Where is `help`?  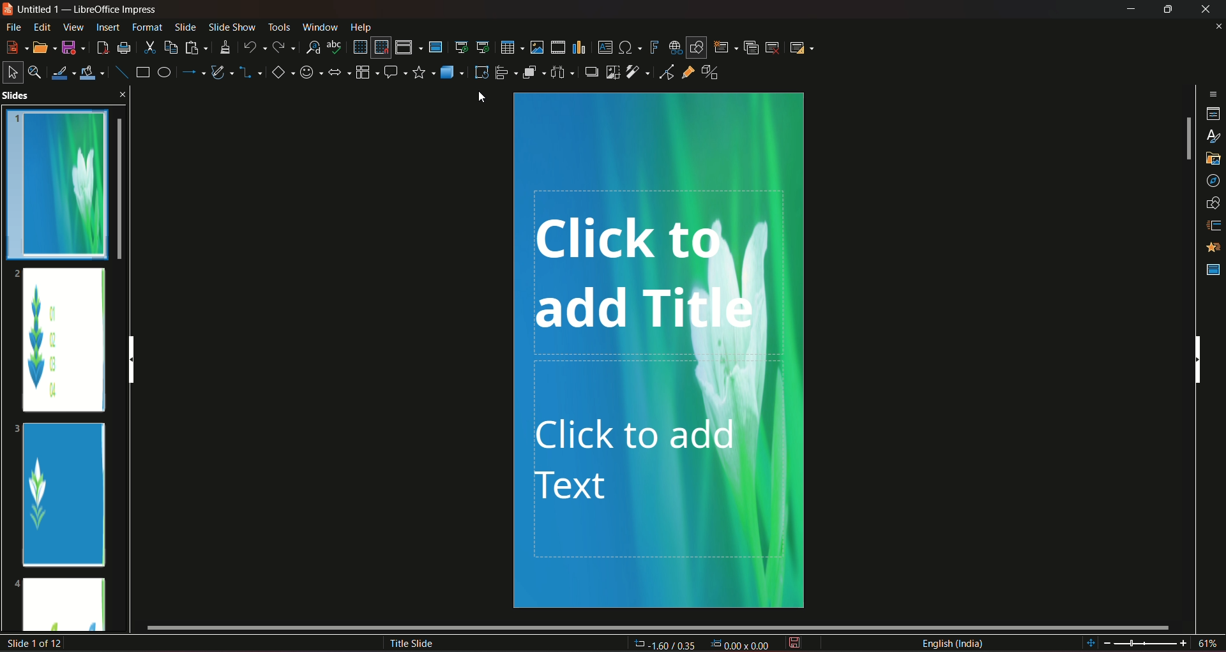
help is located at coordinates (361, 26).